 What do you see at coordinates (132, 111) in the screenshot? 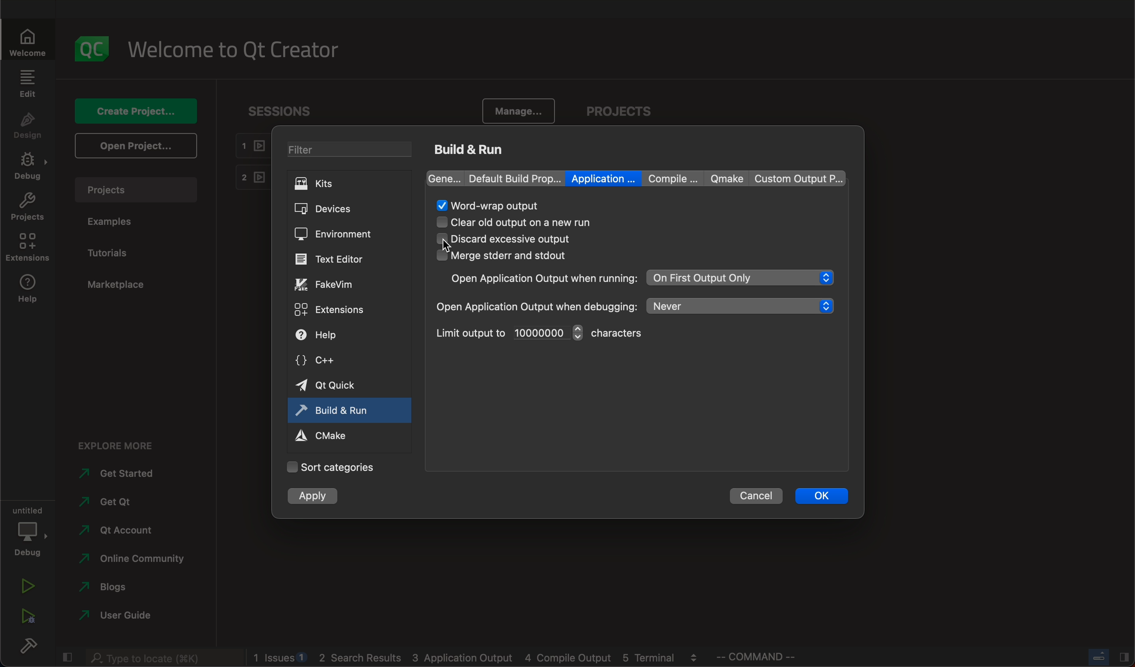
I see `create` at bounding box center [132, 111].